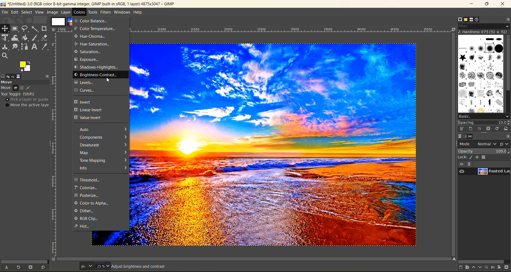 The image size is (511, 272). Describe the element at coordinates (95, 180) in the screenshot. I see `threshold` at that location.